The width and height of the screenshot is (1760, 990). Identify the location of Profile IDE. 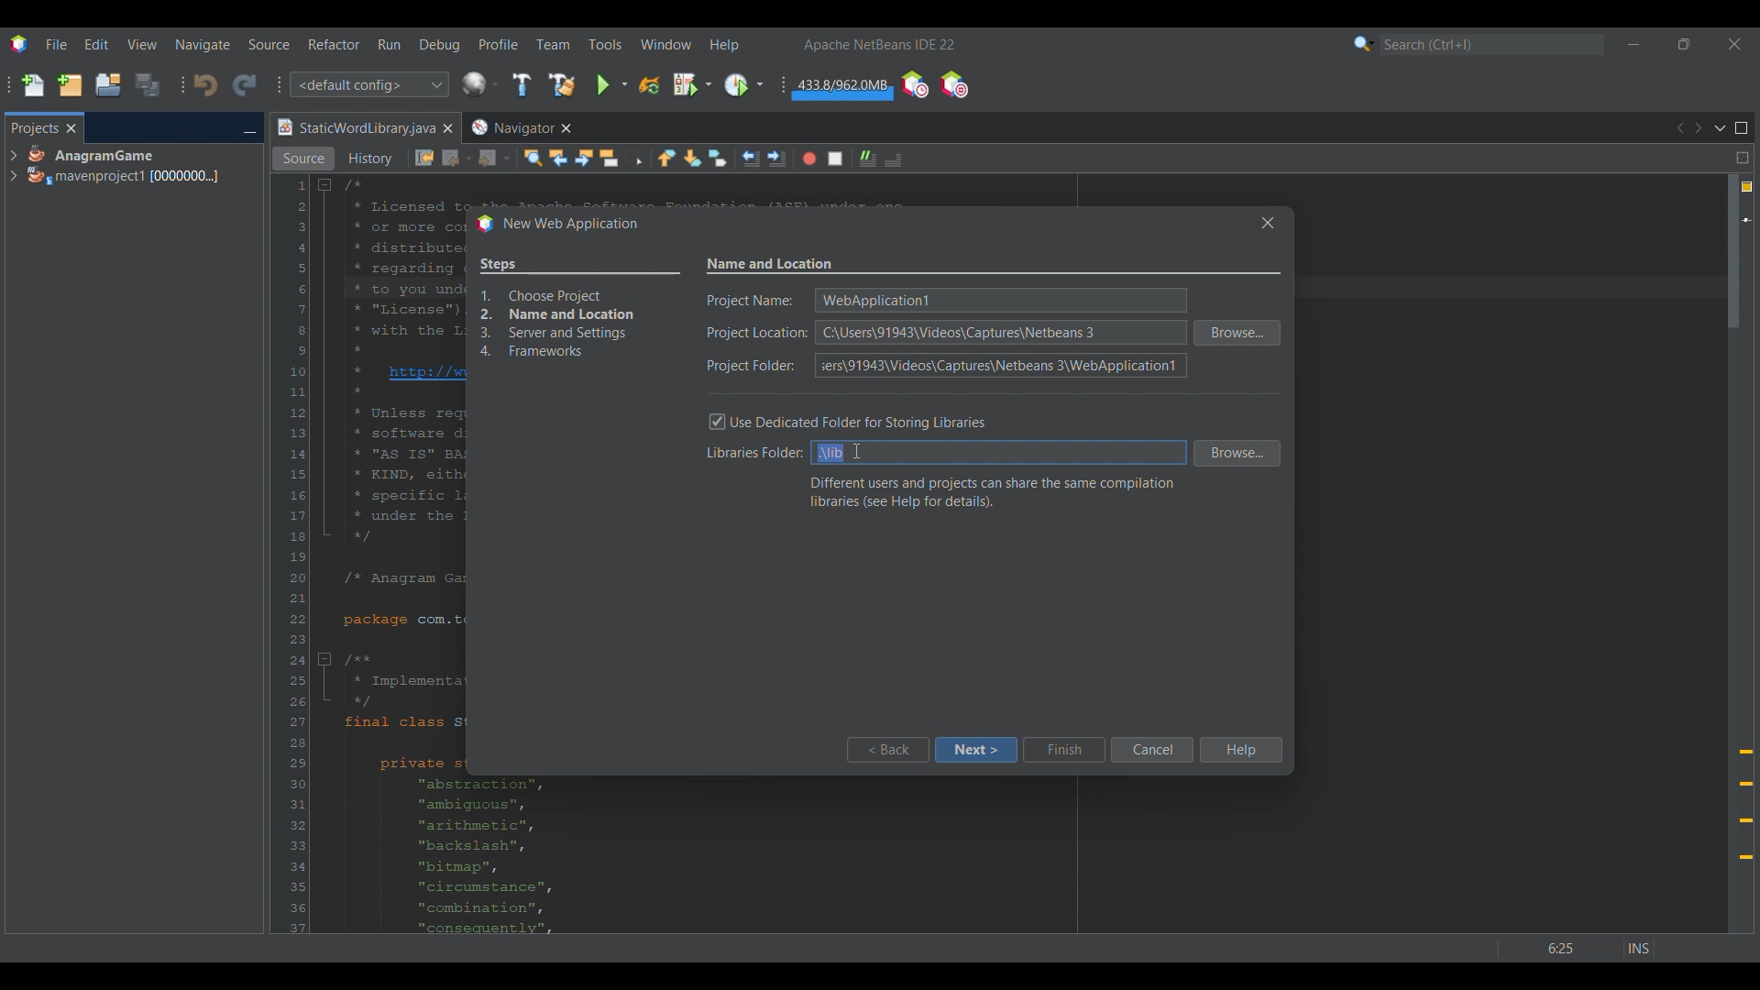
(914, 85).